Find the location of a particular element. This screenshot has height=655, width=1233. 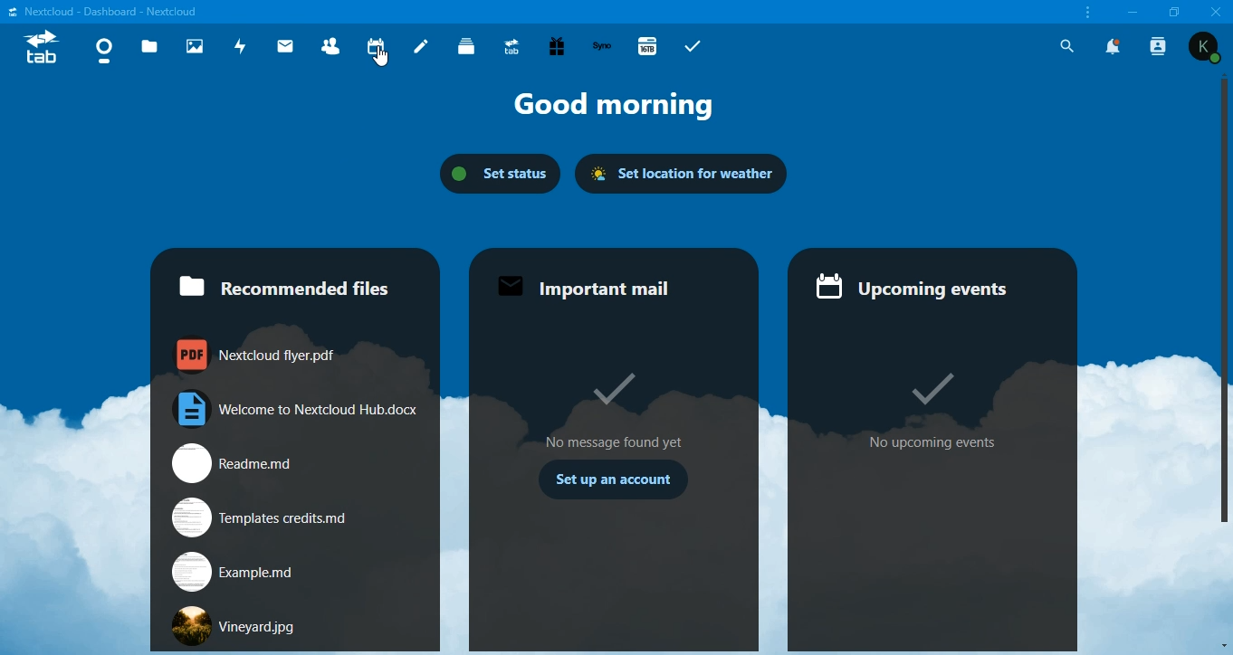

recommended files is located at coordinates (292, 278).